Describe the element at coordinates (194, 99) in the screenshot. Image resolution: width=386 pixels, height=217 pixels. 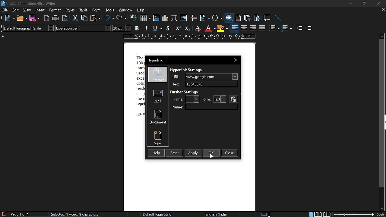
I see `frame` at that location.